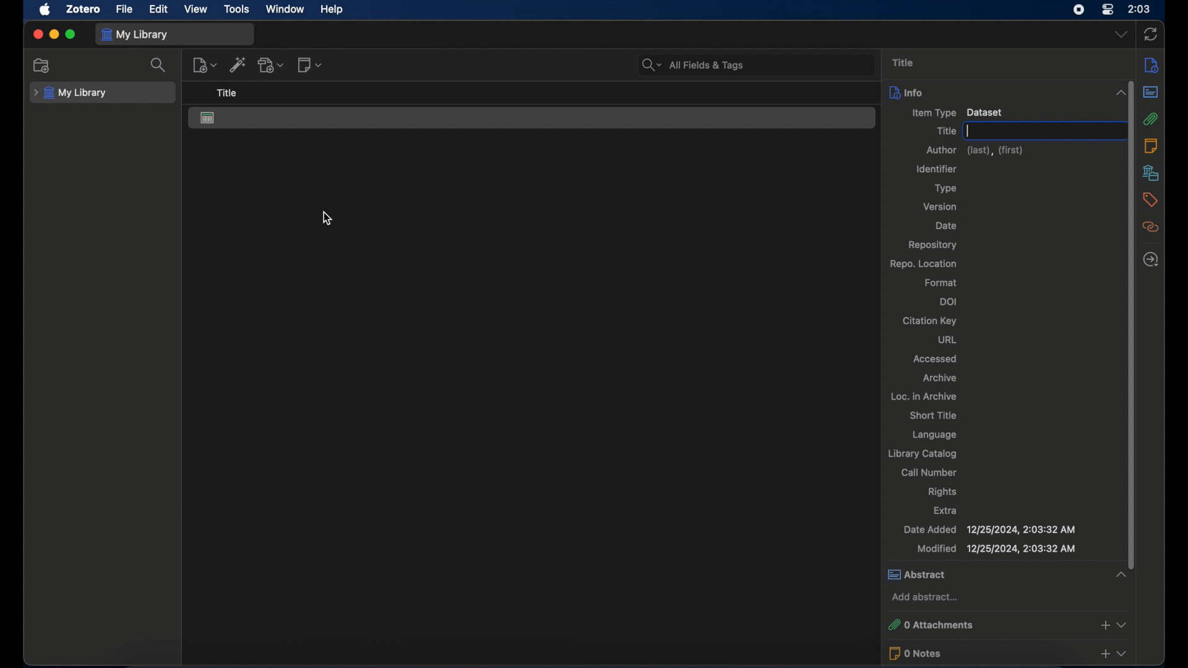 This screenshot has height=668, width=1188. What do you see at coordinates (71, 35) in the screenshot?
I see `maximize` at bounding box center [71, 35].